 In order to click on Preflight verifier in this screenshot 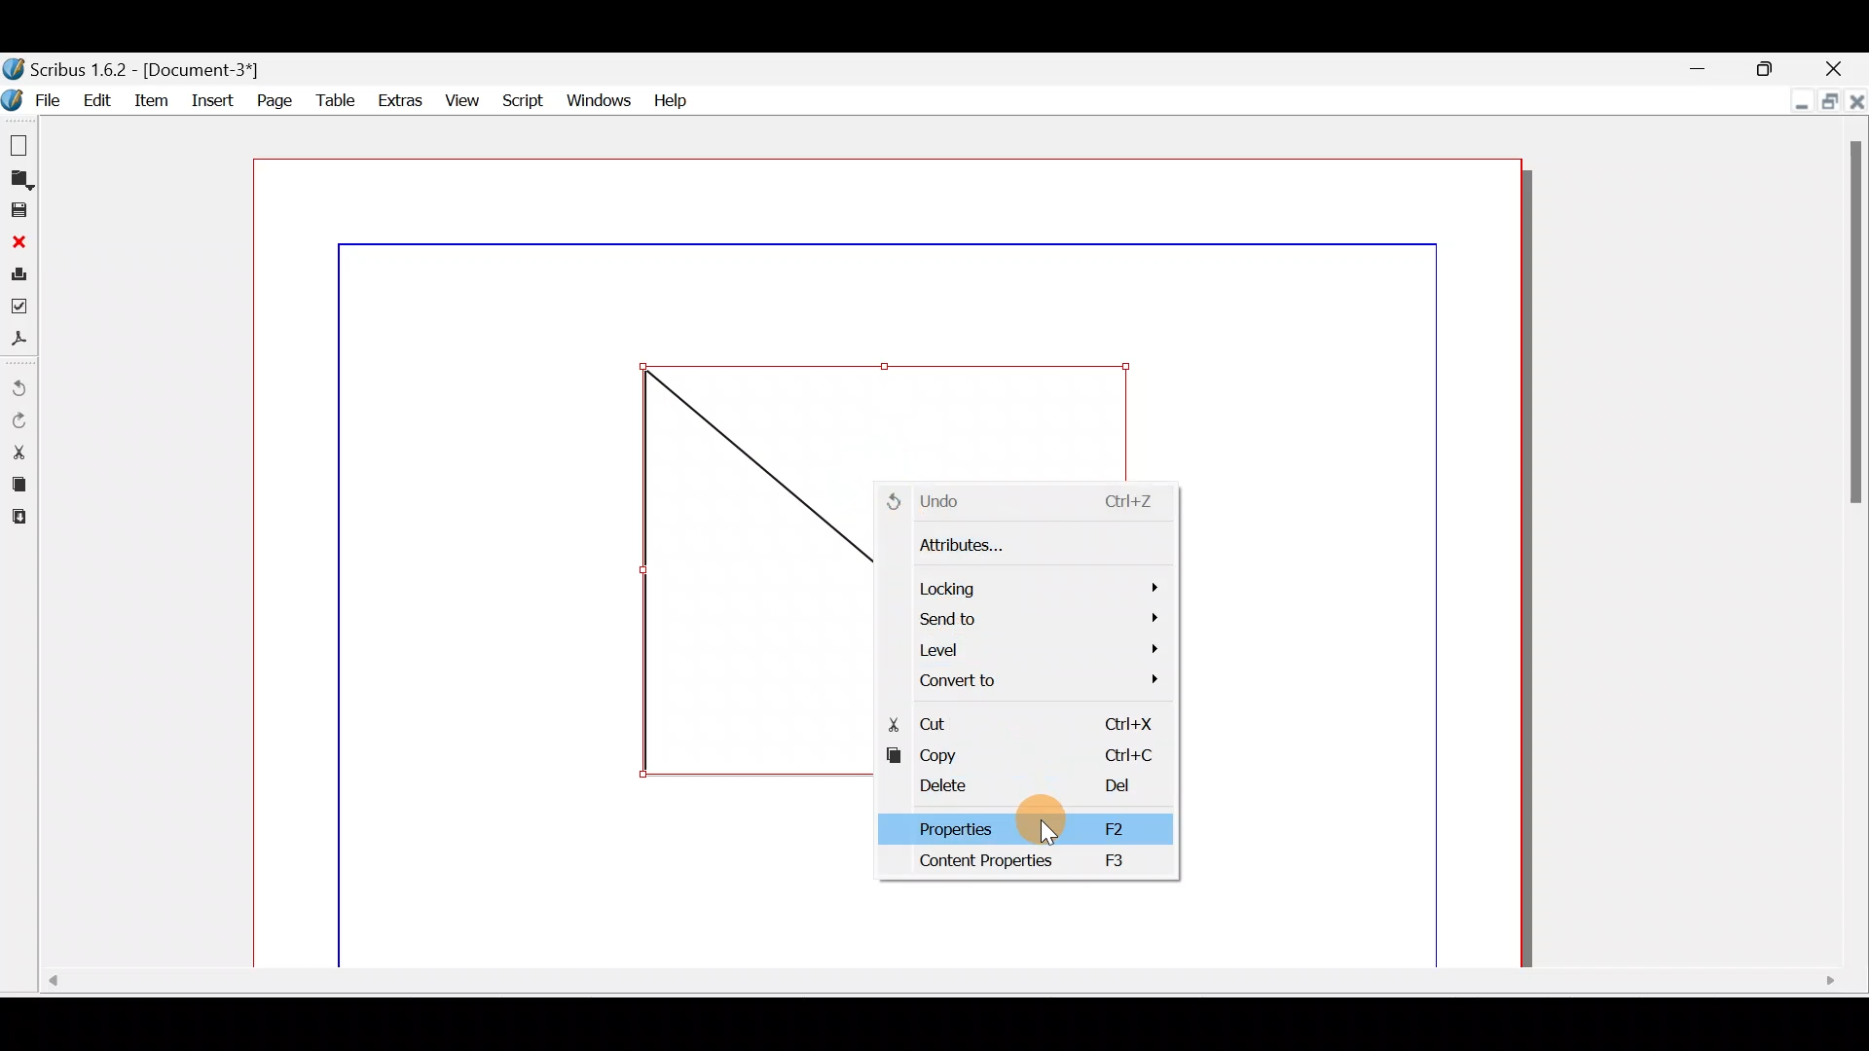, I will do `click(23, 304)`.